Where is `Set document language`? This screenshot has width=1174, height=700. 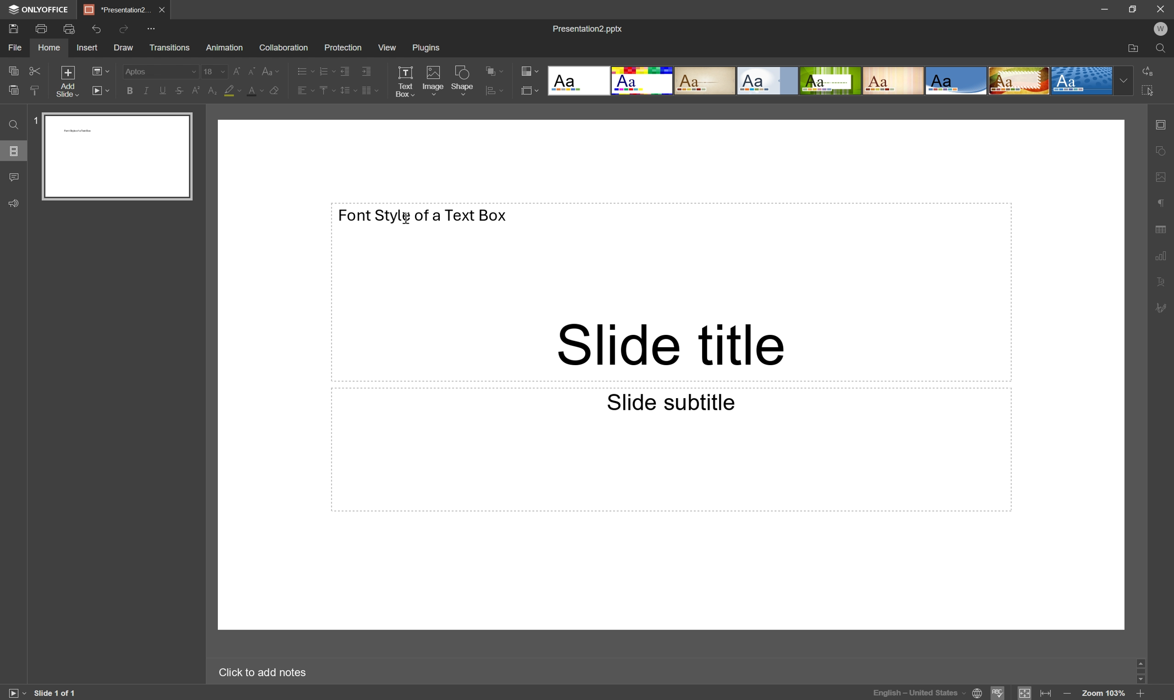 Set document language is located at coordinates (978, 693).